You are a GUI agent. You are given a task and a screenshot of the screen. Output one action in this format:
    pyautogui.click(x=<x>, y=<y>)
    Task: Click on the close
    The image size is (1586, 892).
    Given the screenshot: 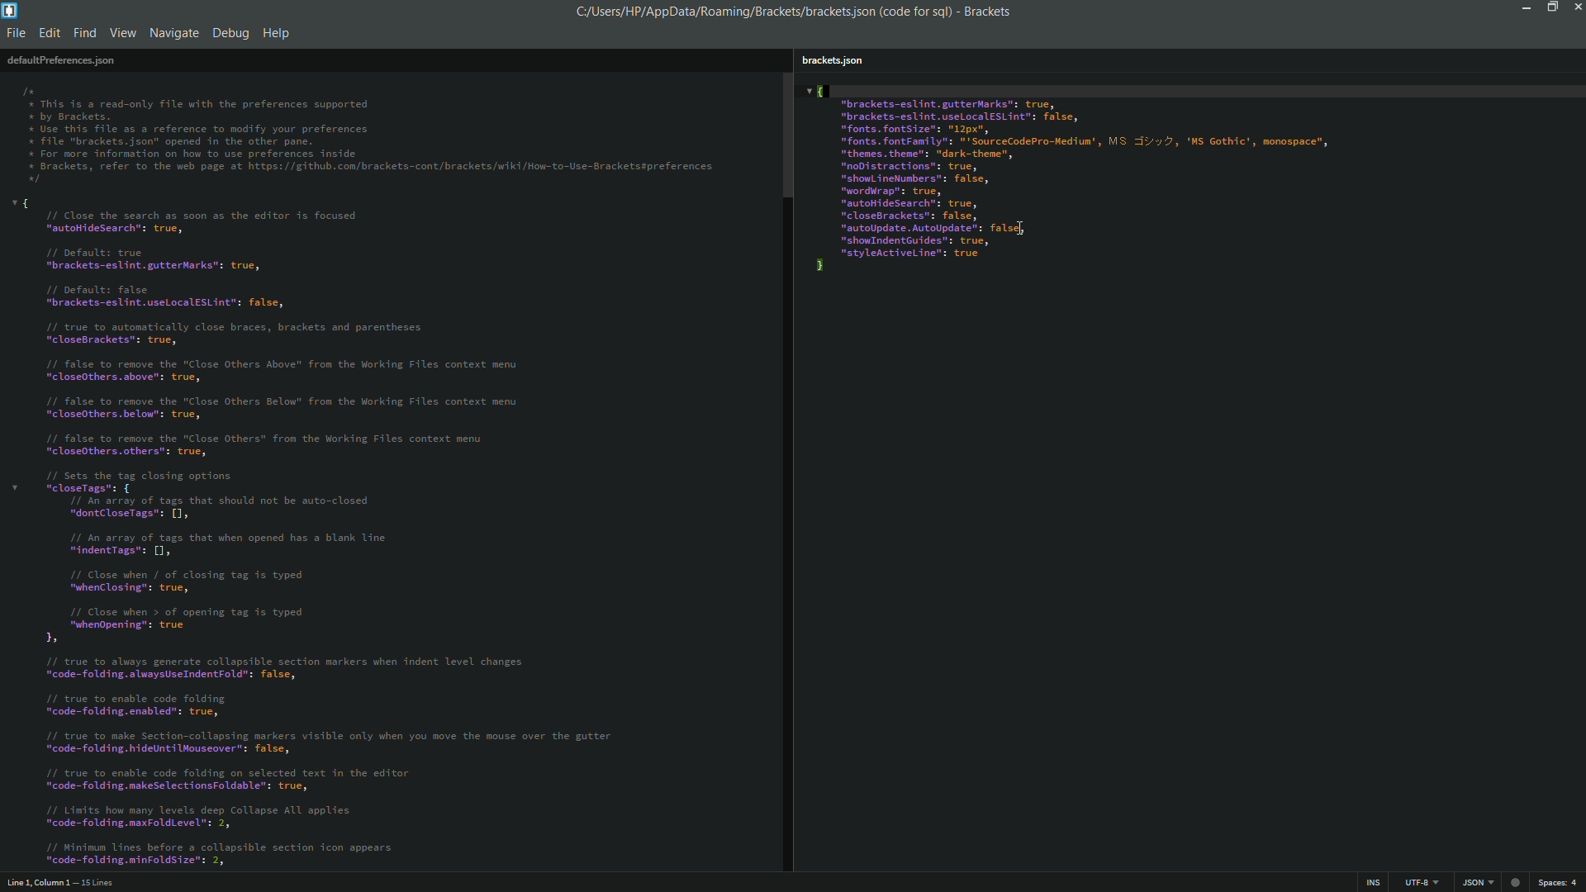 What is the action you would take?
    pyautogui.click(x=1575, y=10)
    